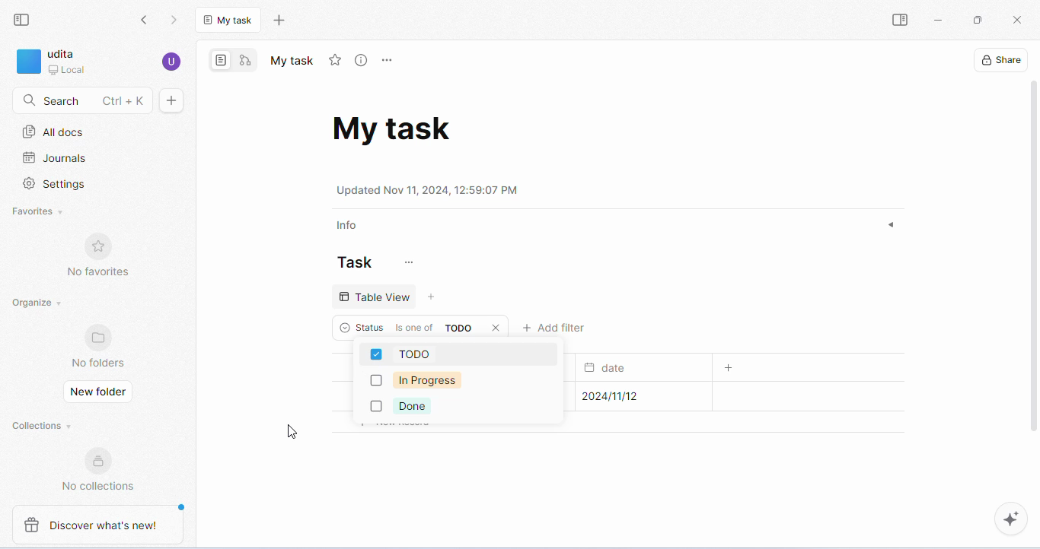  I want to click on close, so click(495, 328).